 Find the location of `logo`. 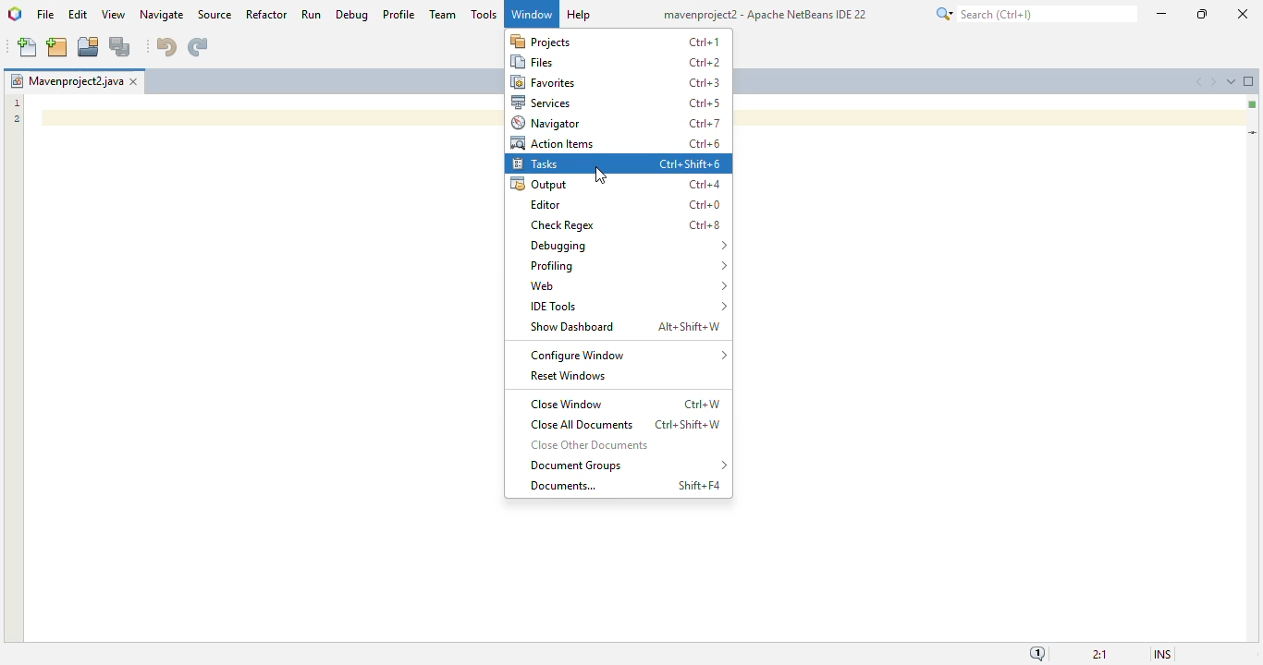

logo is located at coordinates (15, 14).